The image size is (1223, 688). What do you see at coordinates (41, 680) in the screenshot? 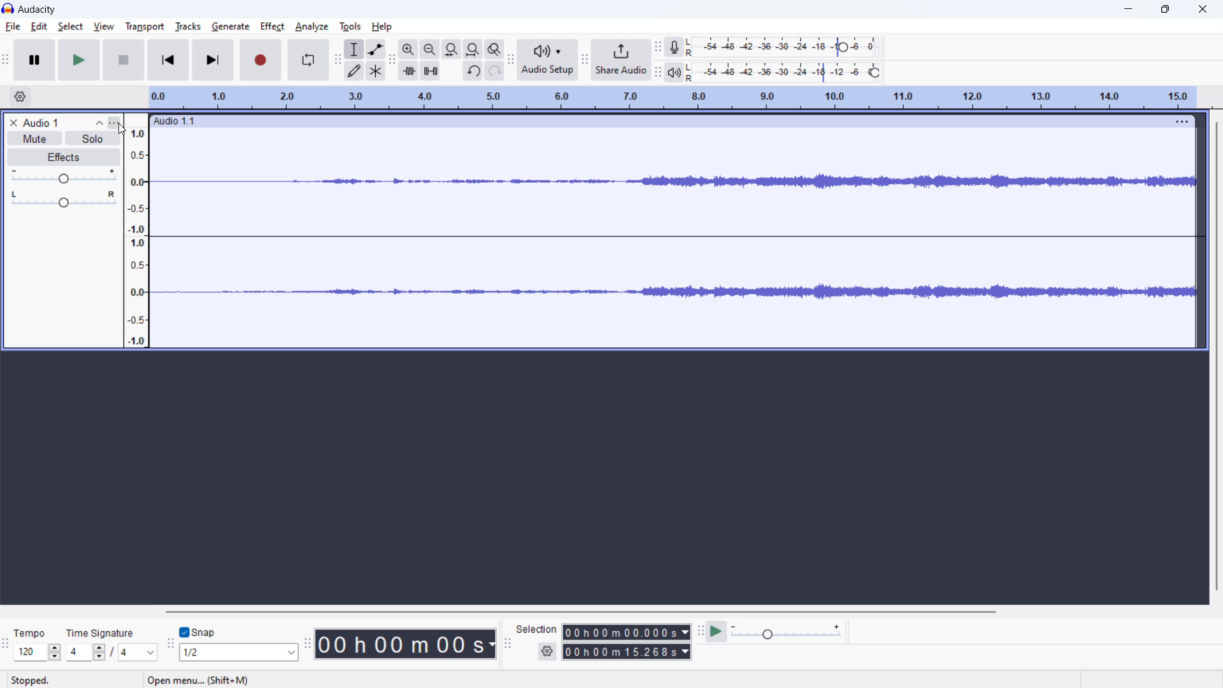
I see `Stopped` at bounding box center [41, 680].